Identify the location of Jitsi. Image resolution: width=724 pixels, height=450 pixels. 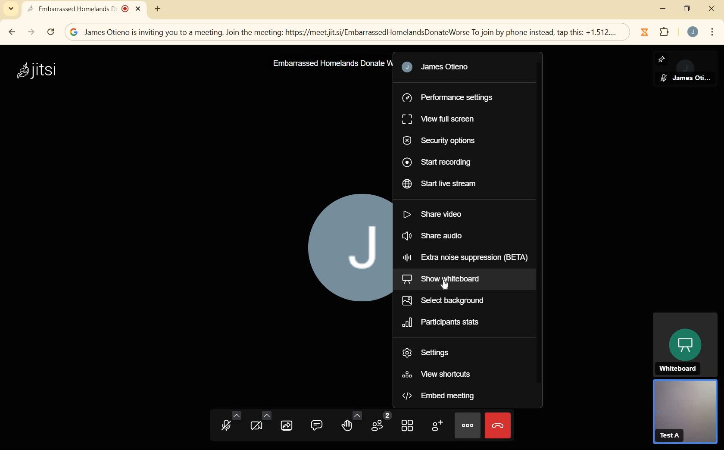
(40, 71).